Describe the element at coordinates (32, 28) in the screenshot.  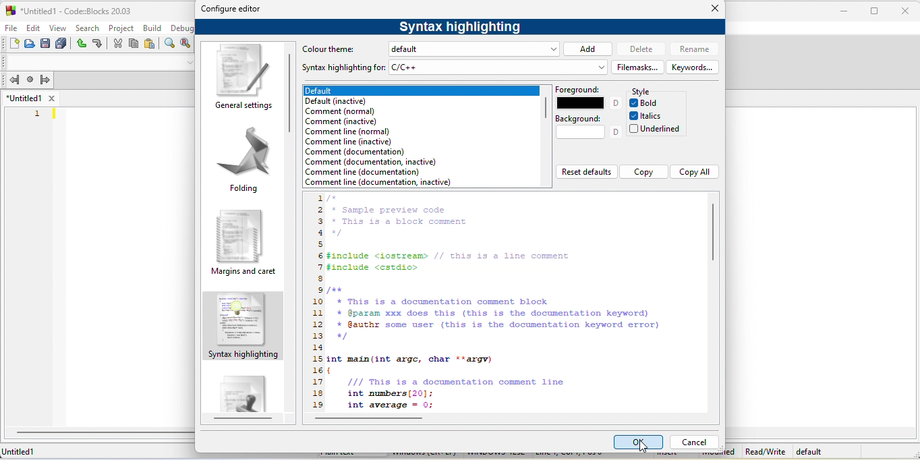
I see `edit` at that location.